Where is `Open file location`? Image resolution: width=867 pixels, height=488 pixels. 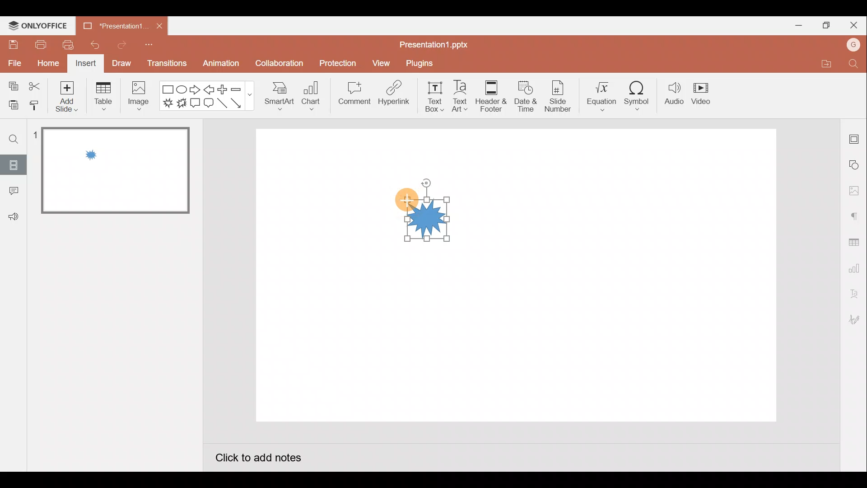 Open file location is located at coordinates (821, 64).